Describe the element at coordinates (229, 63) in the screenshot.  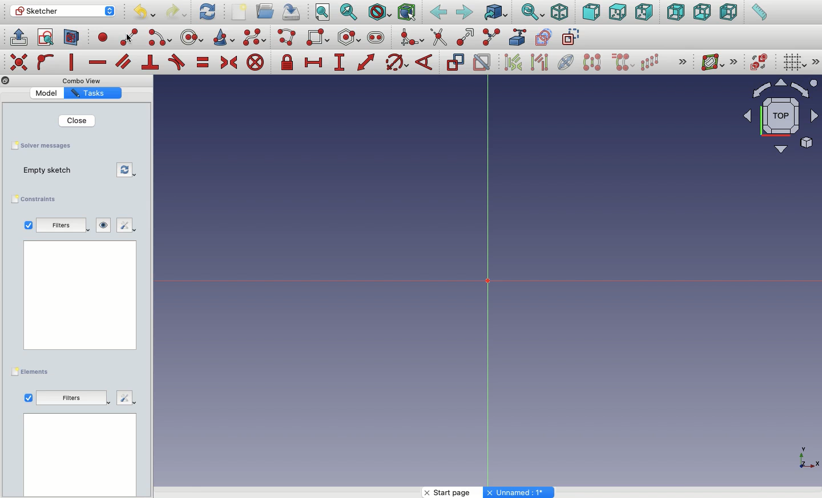
I see `Constrain symmetrical` at that location.